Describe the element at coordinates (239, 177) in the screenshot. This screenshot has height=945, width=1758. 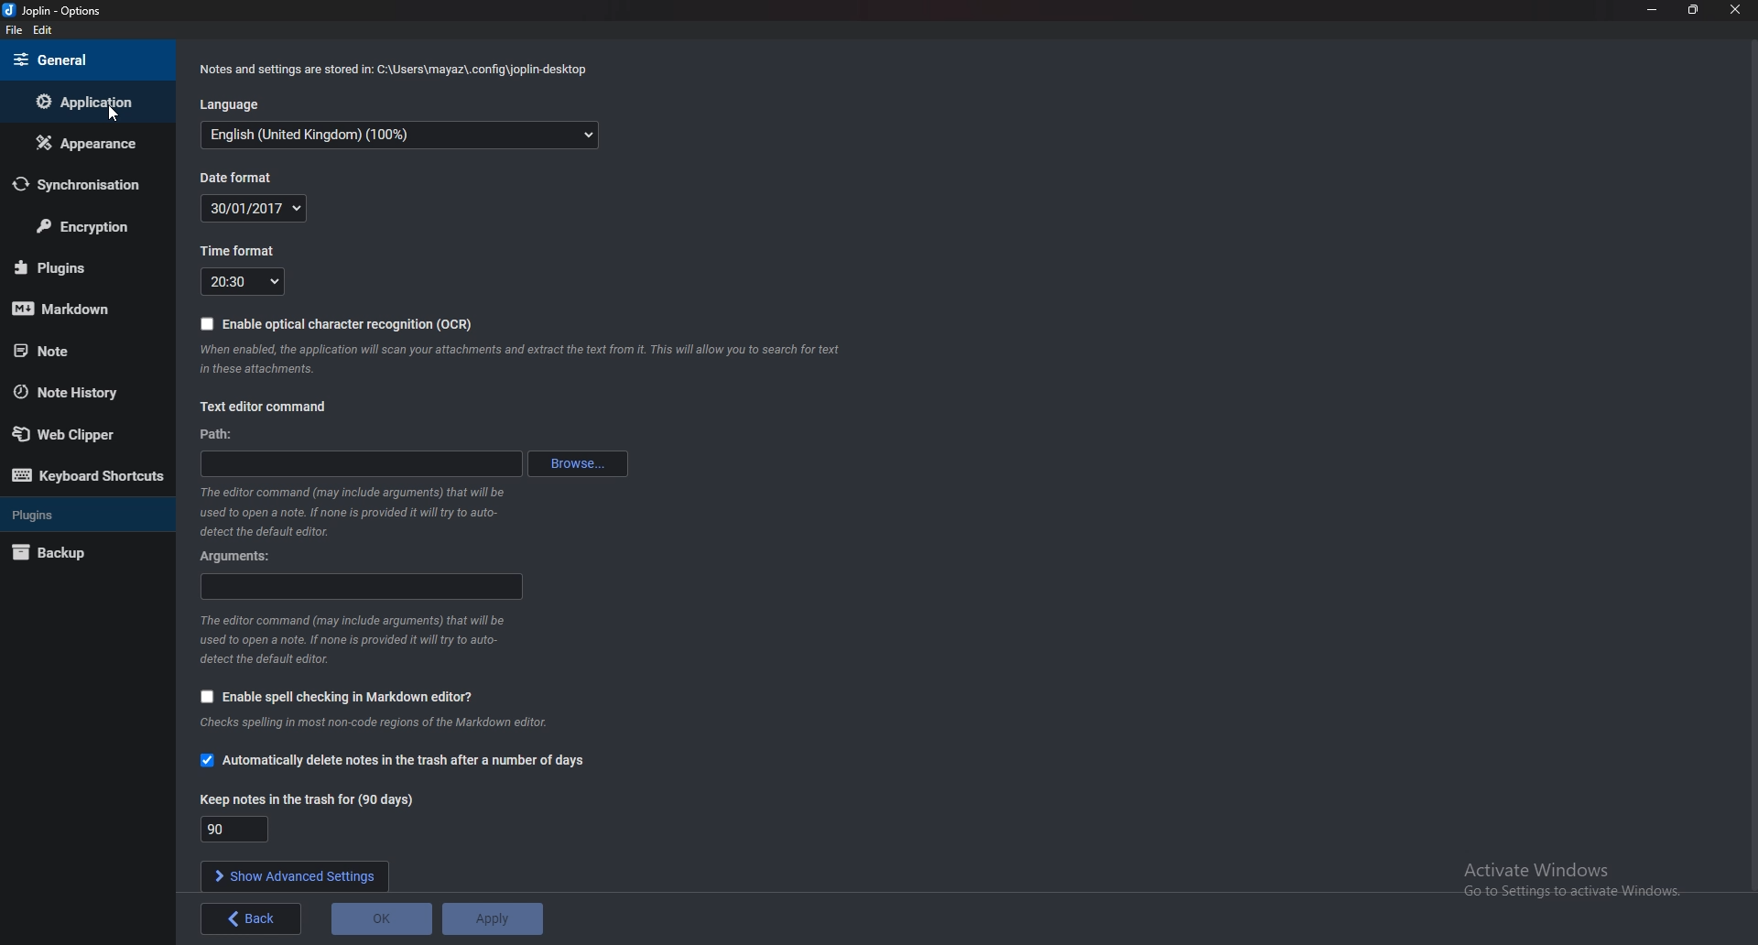
I see `date format` at that location.